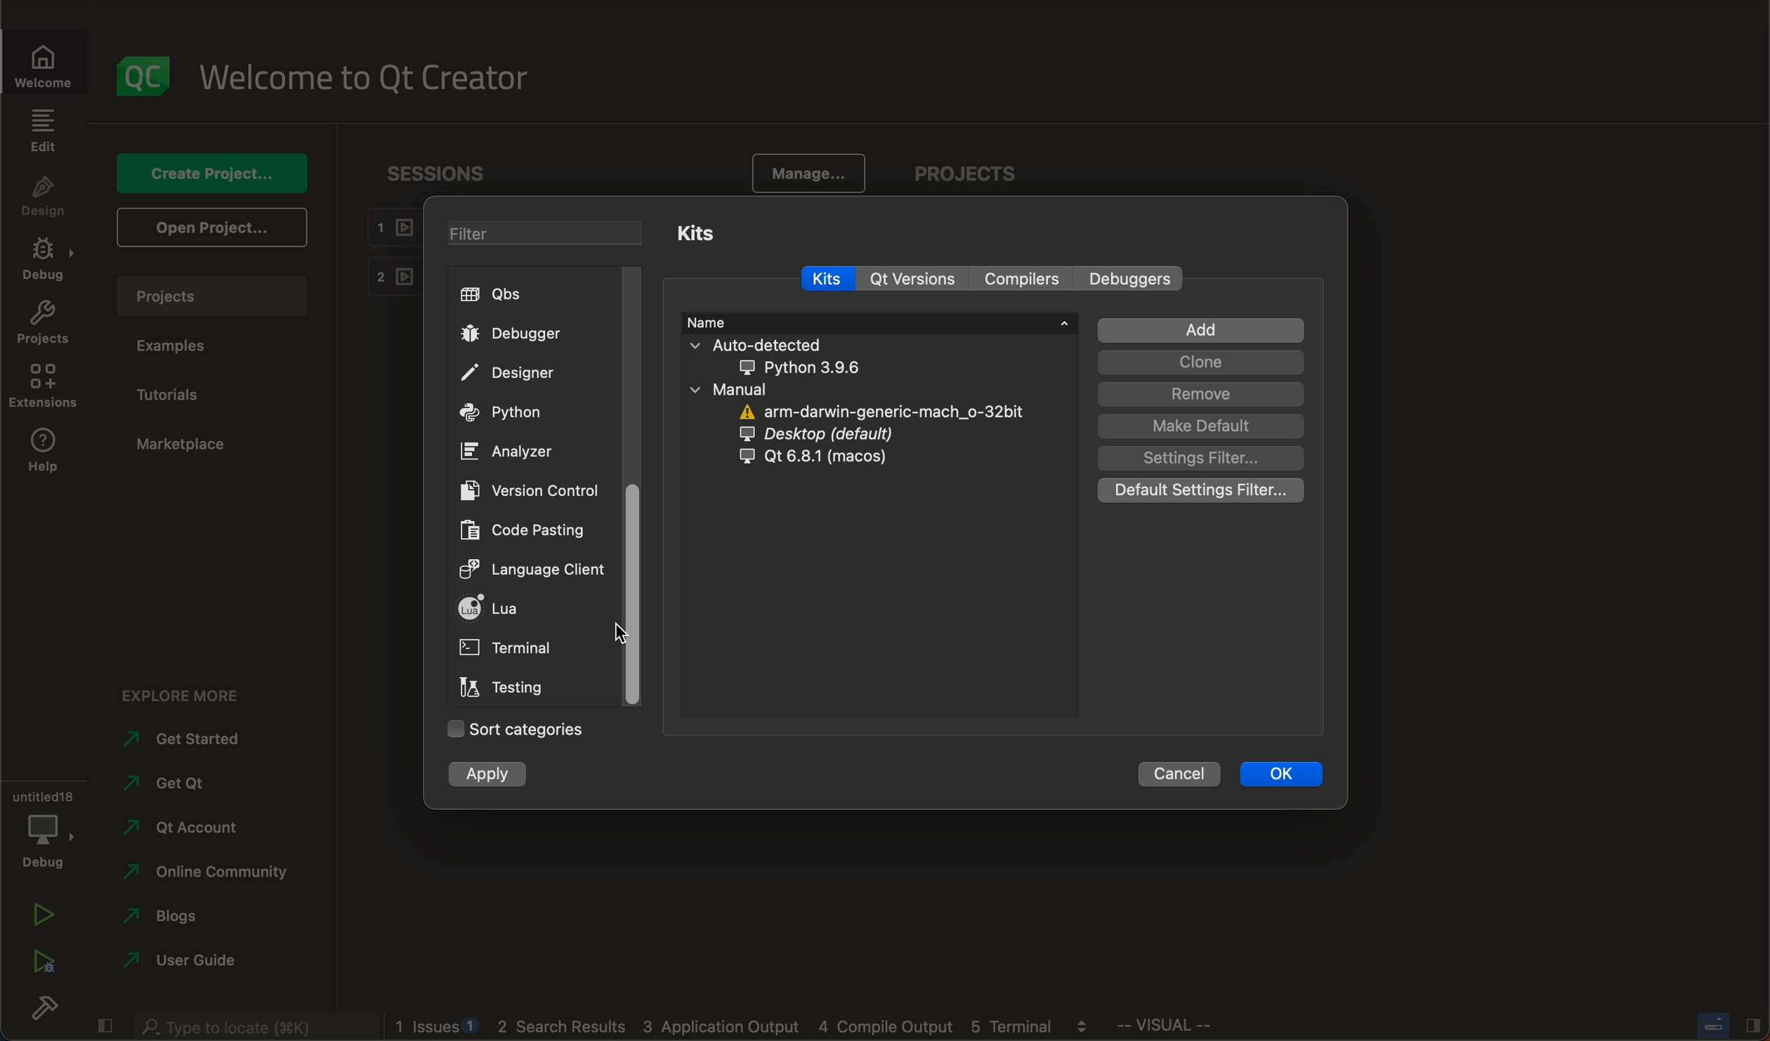 The image size is (1770, 1041). What do you see at coordinates (1200, 332) in the screenshot?
I see `add` at bounding box center [1200, 332].